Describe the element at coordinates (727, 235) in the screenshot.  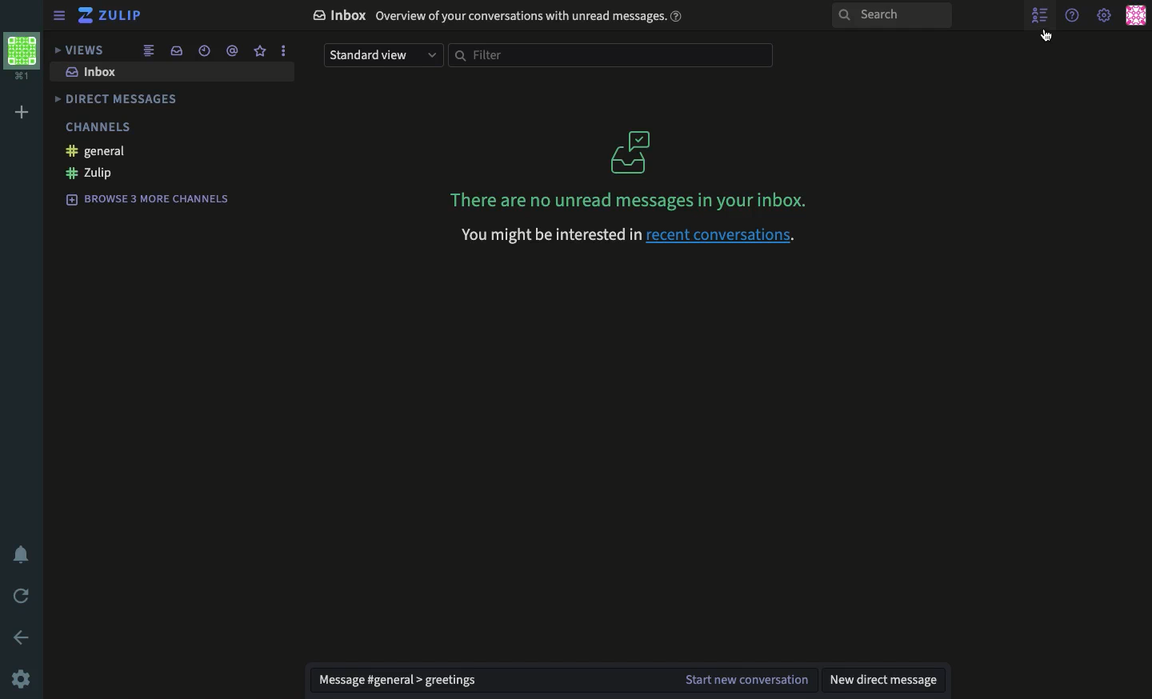
I see `recent conversations` at that location.